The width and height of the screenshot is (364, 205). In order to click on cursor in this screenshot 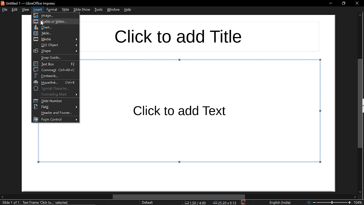, I will do `click(42, 23)`.